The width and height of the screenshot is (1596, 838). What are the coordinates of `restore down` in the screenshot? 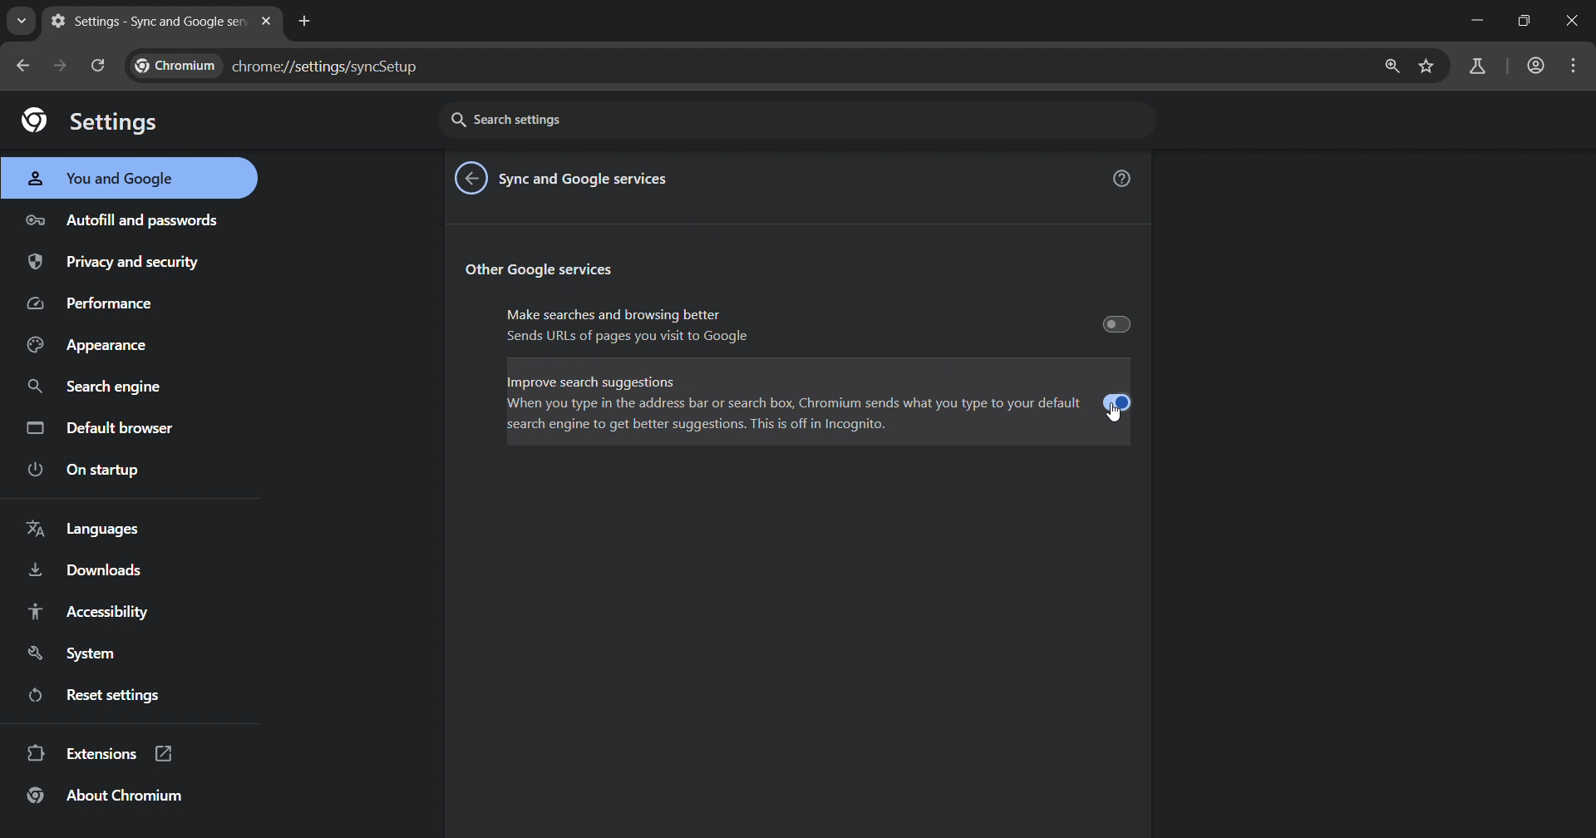 It's located at (1522, 22).